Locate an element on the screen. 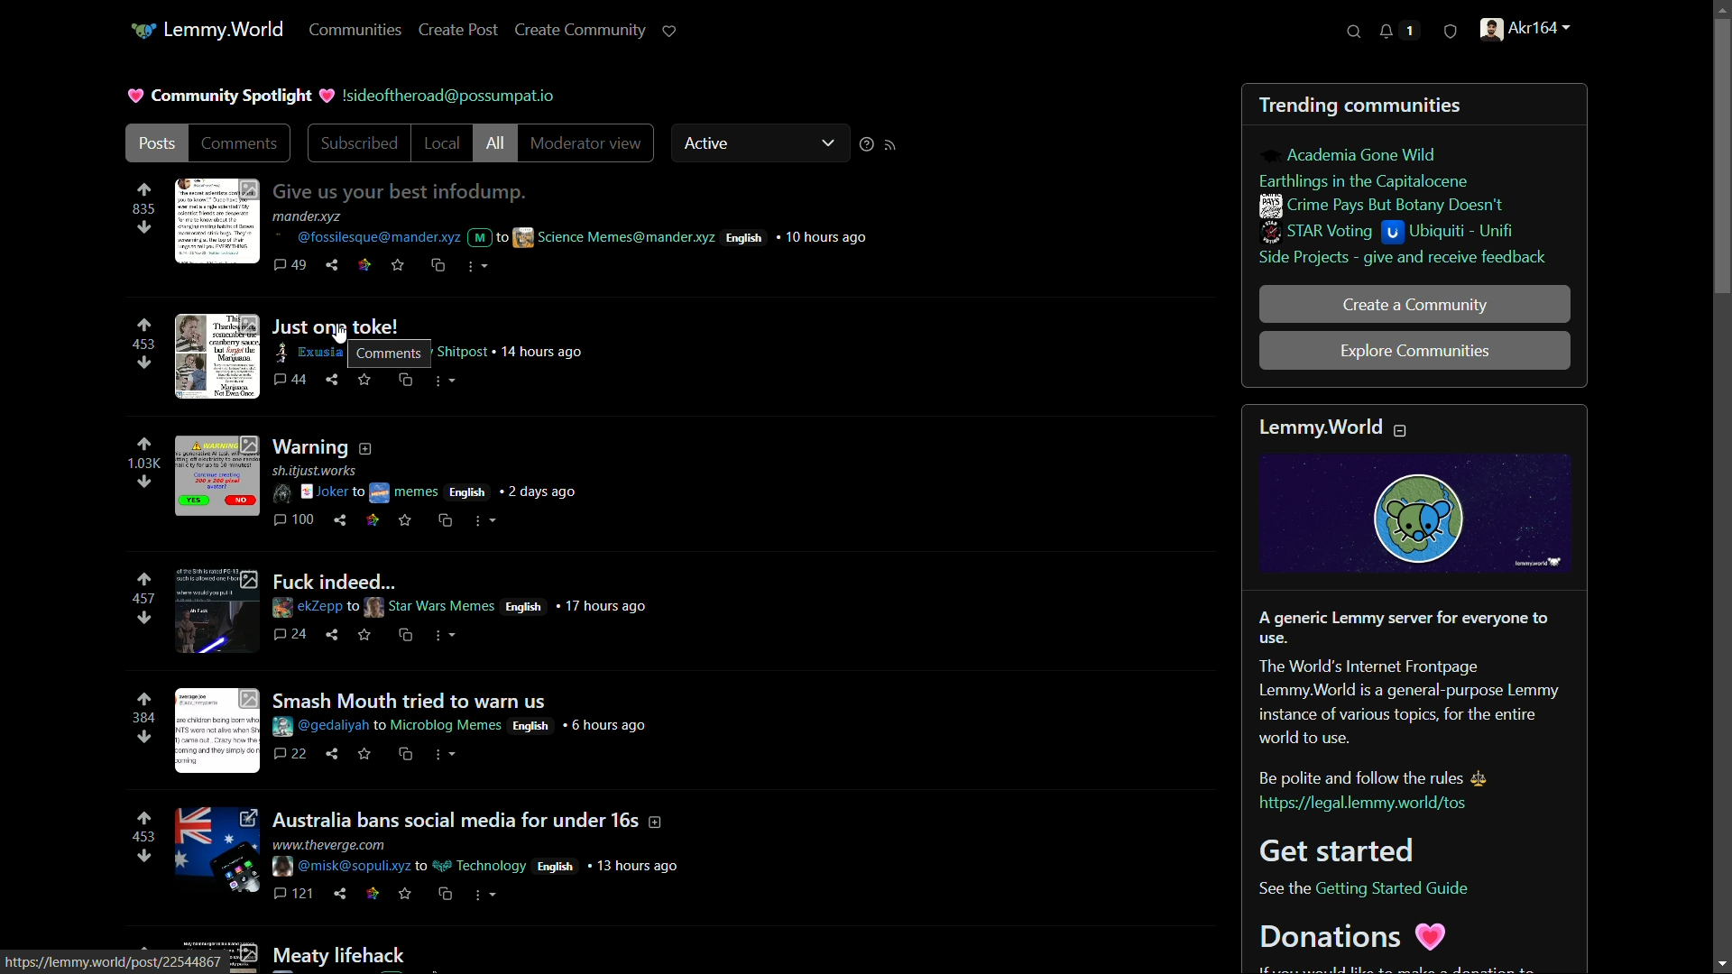 The image size is (1732, 974). share is located at coordinates (333, 637).